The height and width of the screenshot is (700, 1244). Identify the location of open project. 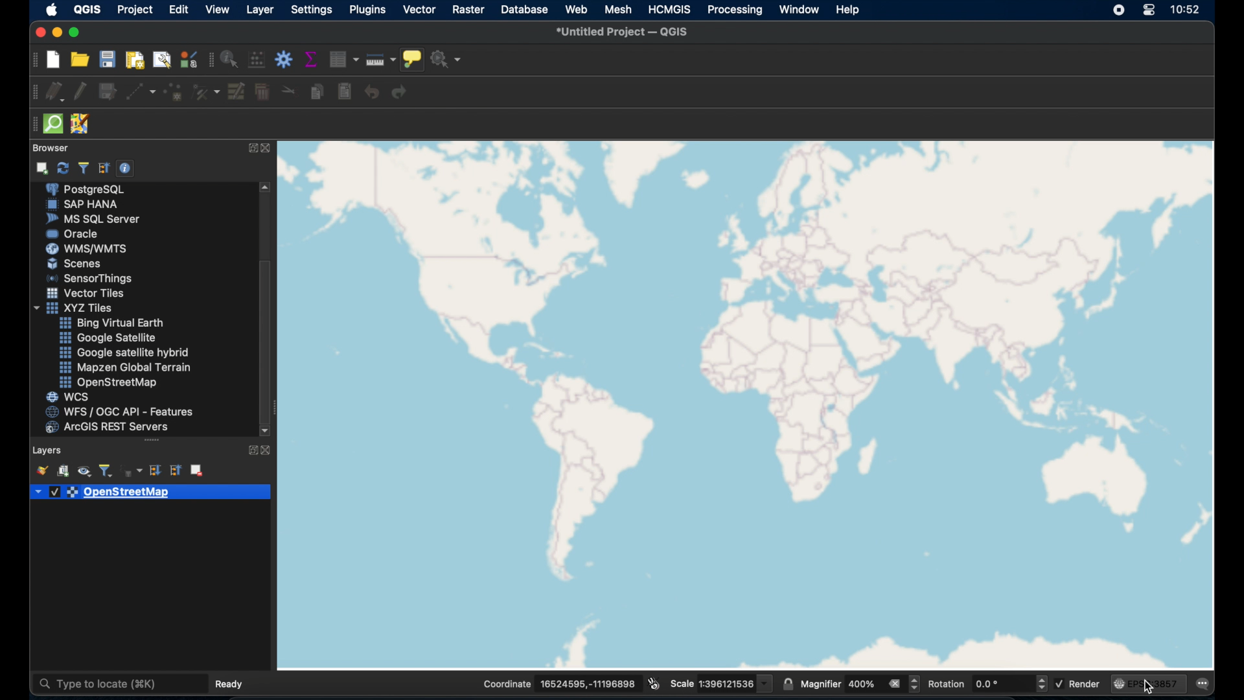
(78, 61).